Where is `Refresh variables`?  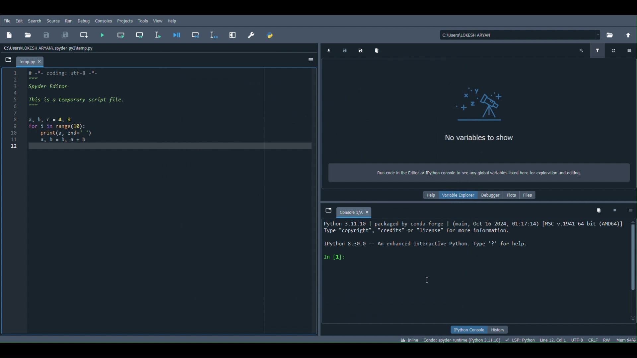
Refresh variables is located at coordinates (613, 49).